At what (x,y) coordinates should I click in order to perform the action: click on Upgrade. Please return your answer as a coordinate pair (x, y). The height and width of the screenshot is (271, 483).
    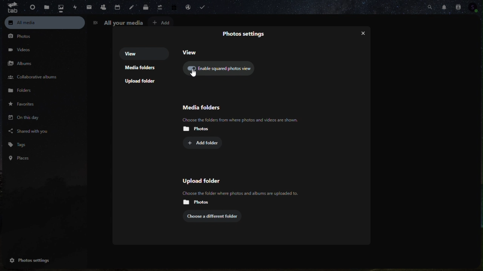
    Looking at the image, I should click on (160, 8).